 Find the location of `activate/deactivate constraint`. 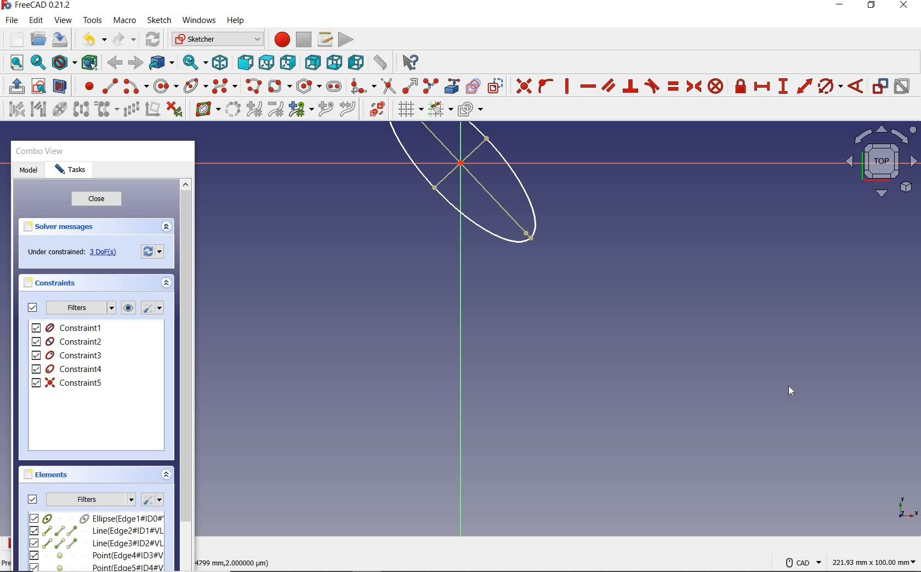

activate/deactivate constraint is located at coordinates (902, 87).